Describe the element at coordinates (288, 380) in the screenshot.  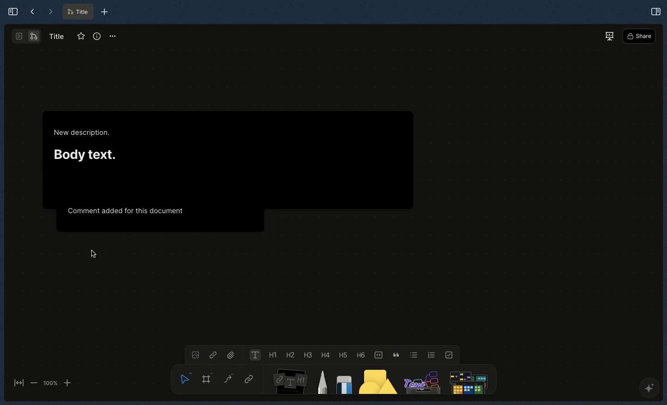
I see `Note` at that location.